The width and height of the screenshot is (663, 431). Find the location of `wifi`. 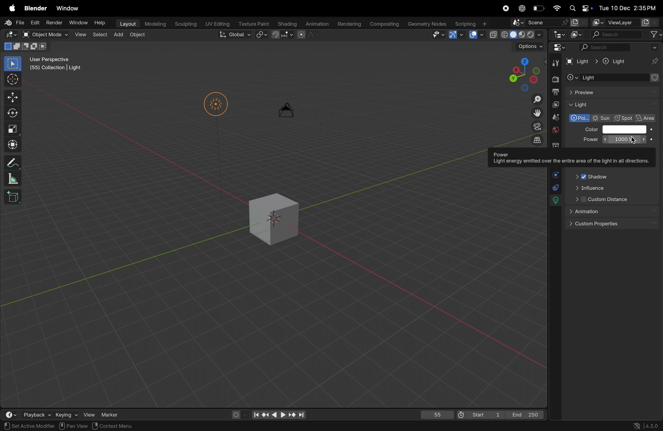

wifi is located at coordinates (555, 8).